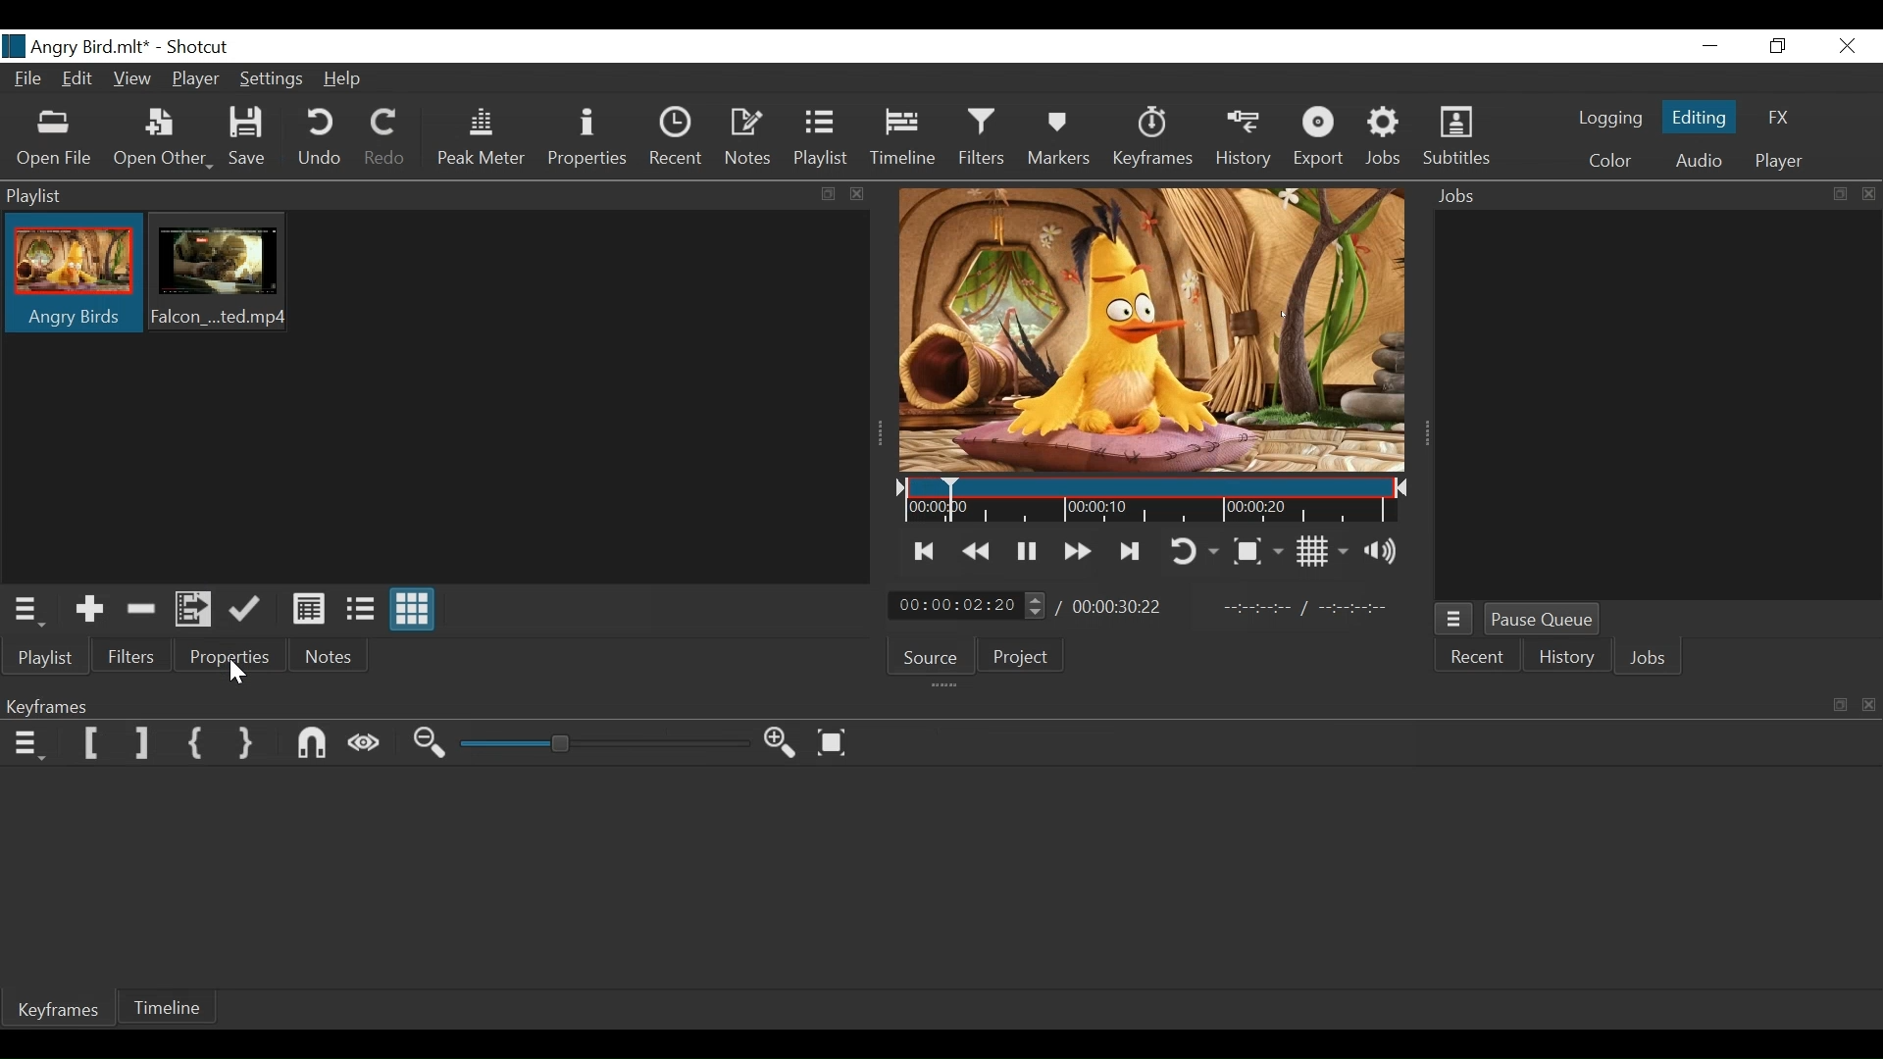 The width and height of the screenshot is (1883, 1059). Describe the element at coordinates (245, 610) in the screenshot. I see `Update` at that location.